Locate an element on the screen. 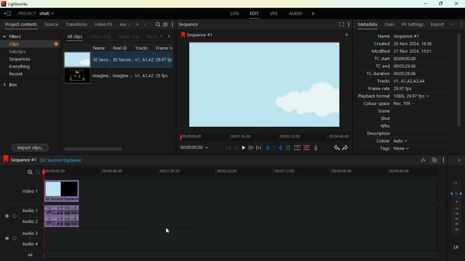  fps is located at coordinates (166, 64).